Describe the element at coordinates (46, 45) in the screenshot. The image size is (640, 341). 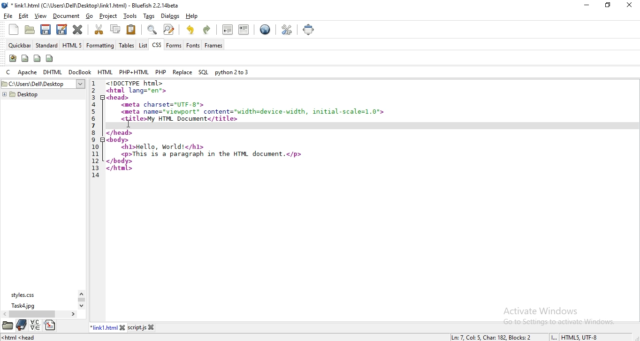
I see `standard` at that location.